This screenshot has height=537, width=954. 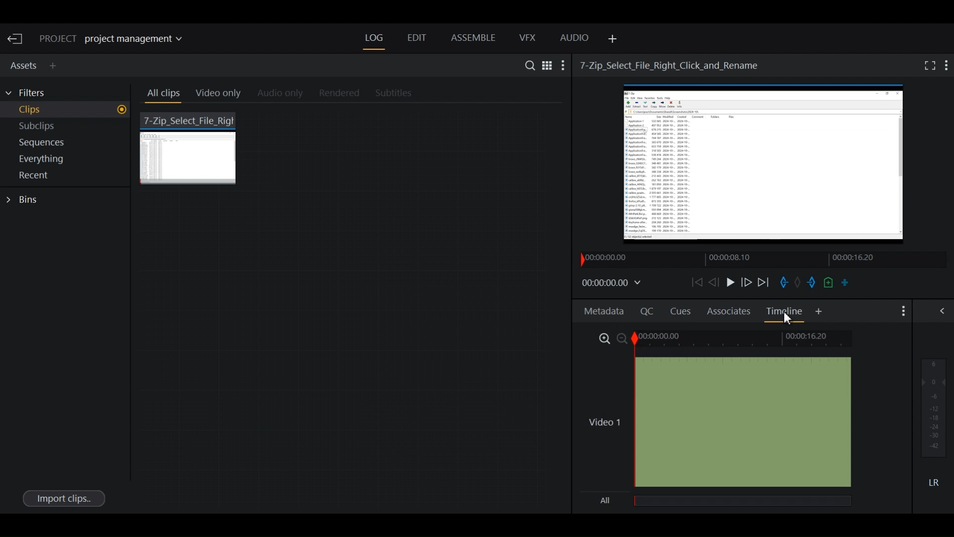 I want to click on Show/change current project details, so click(x=118, y=39).